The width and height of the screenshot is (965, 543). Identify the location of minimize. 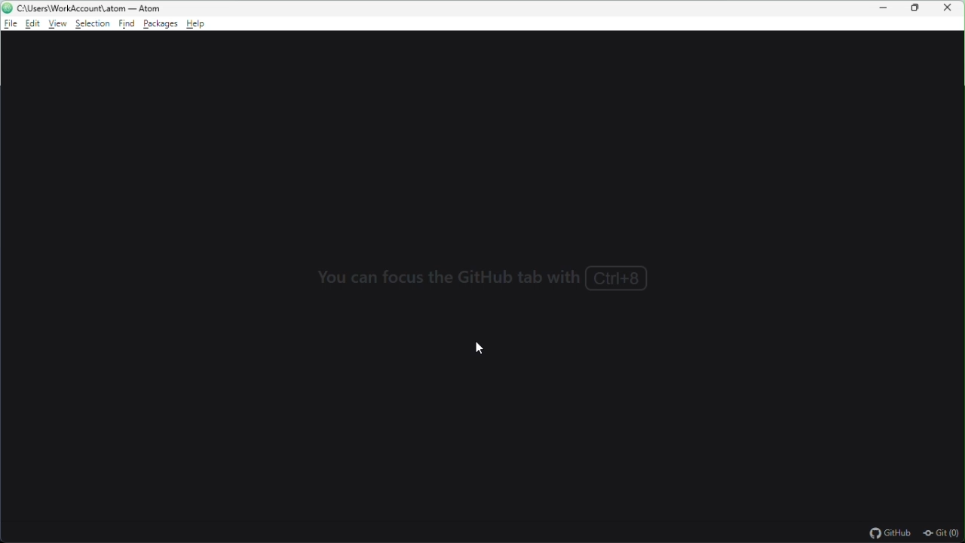
(887, 8).